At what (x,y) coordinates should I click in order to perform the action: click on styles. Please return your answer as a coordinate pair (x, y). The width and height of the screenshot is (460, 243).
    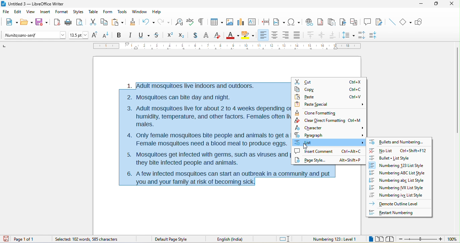
    Looking at the image, I should click on (78, 12).